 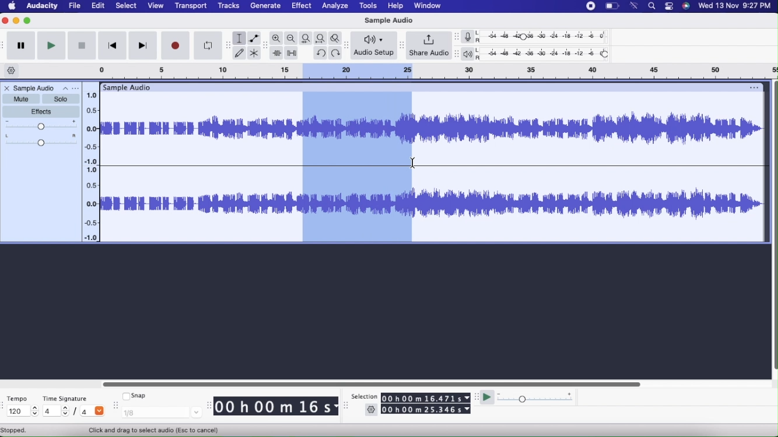 I want to click on Stopped, so click(x=14, y=431).